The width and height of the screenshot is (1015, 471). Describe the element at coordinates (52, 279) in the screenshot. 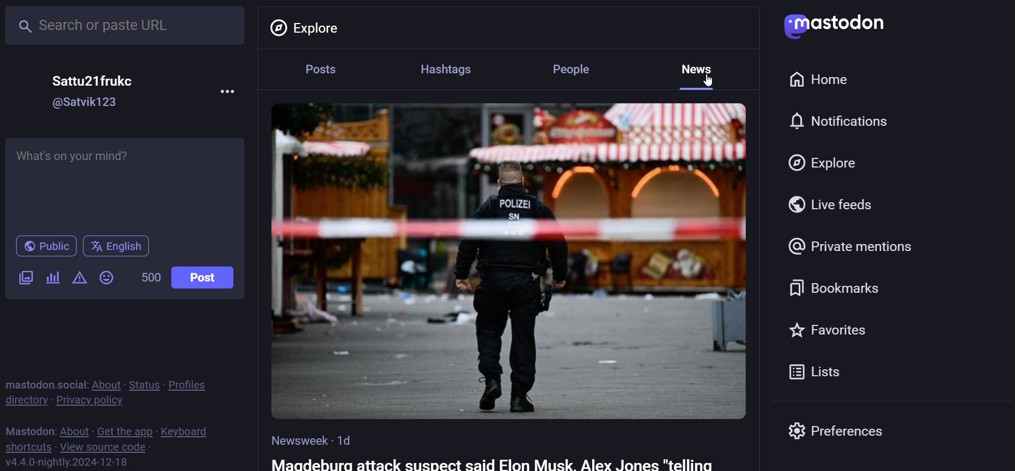

I see `poll` at that location.